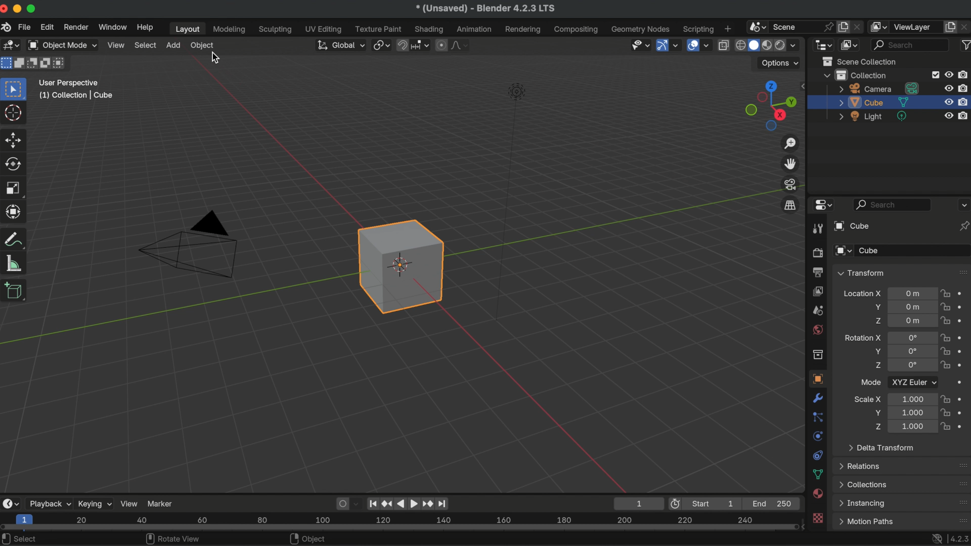 The image size is (971, 546). I want to click on animate property, so click(964, 365).